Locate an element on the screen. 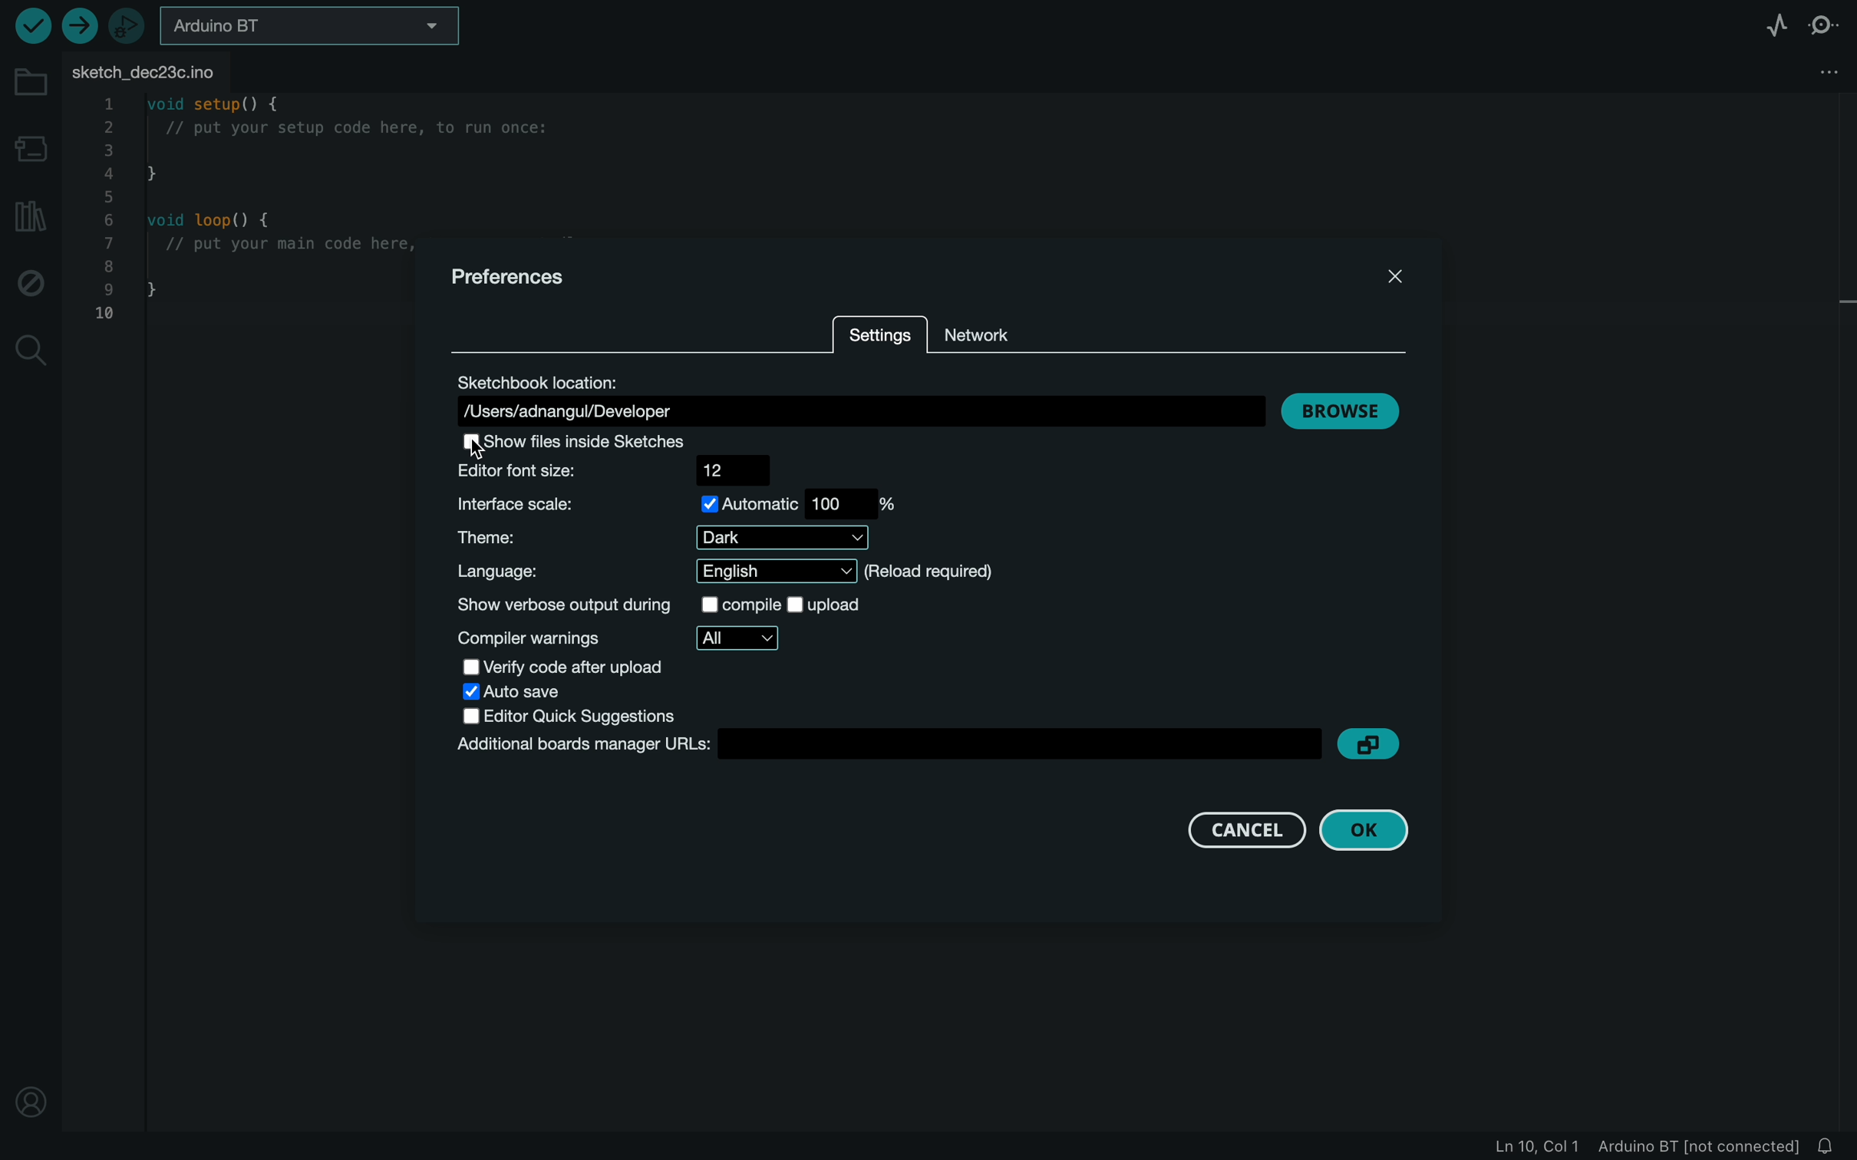  compiler warning is located at coordinates (619, 638).